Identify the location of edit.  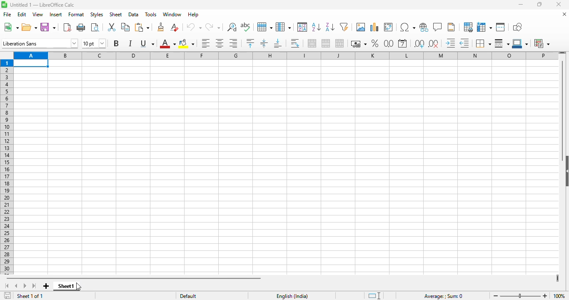
(22, 14).